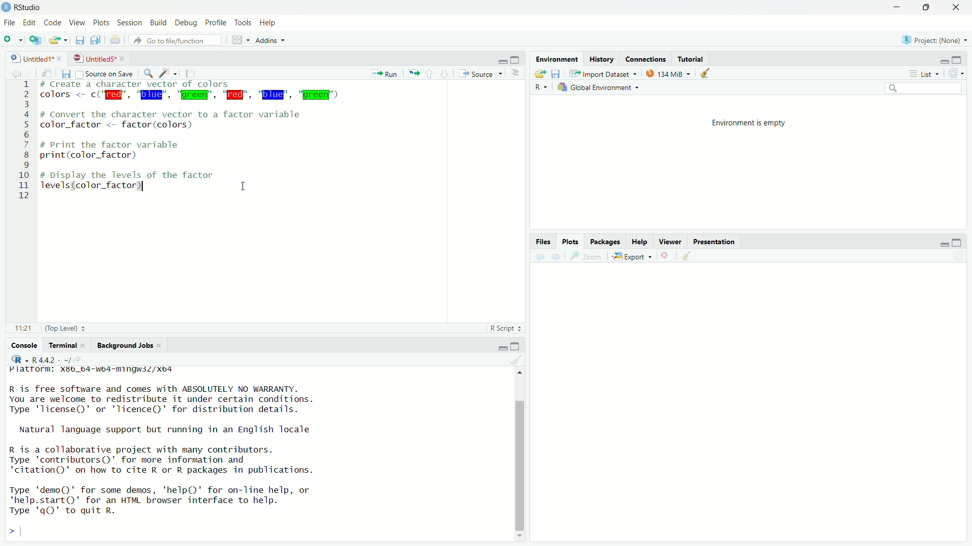 The image size is (972, 546). I want to click on search field, so click(926, 89).